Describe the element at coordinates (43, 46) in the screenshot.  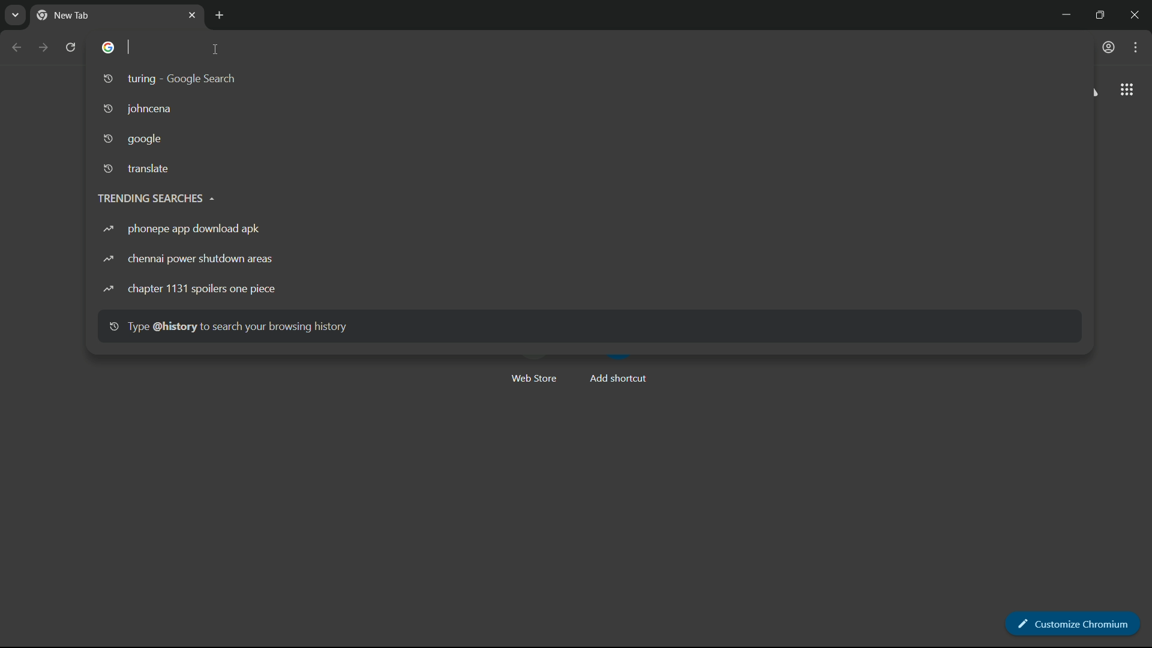
I see `forward` at that location.